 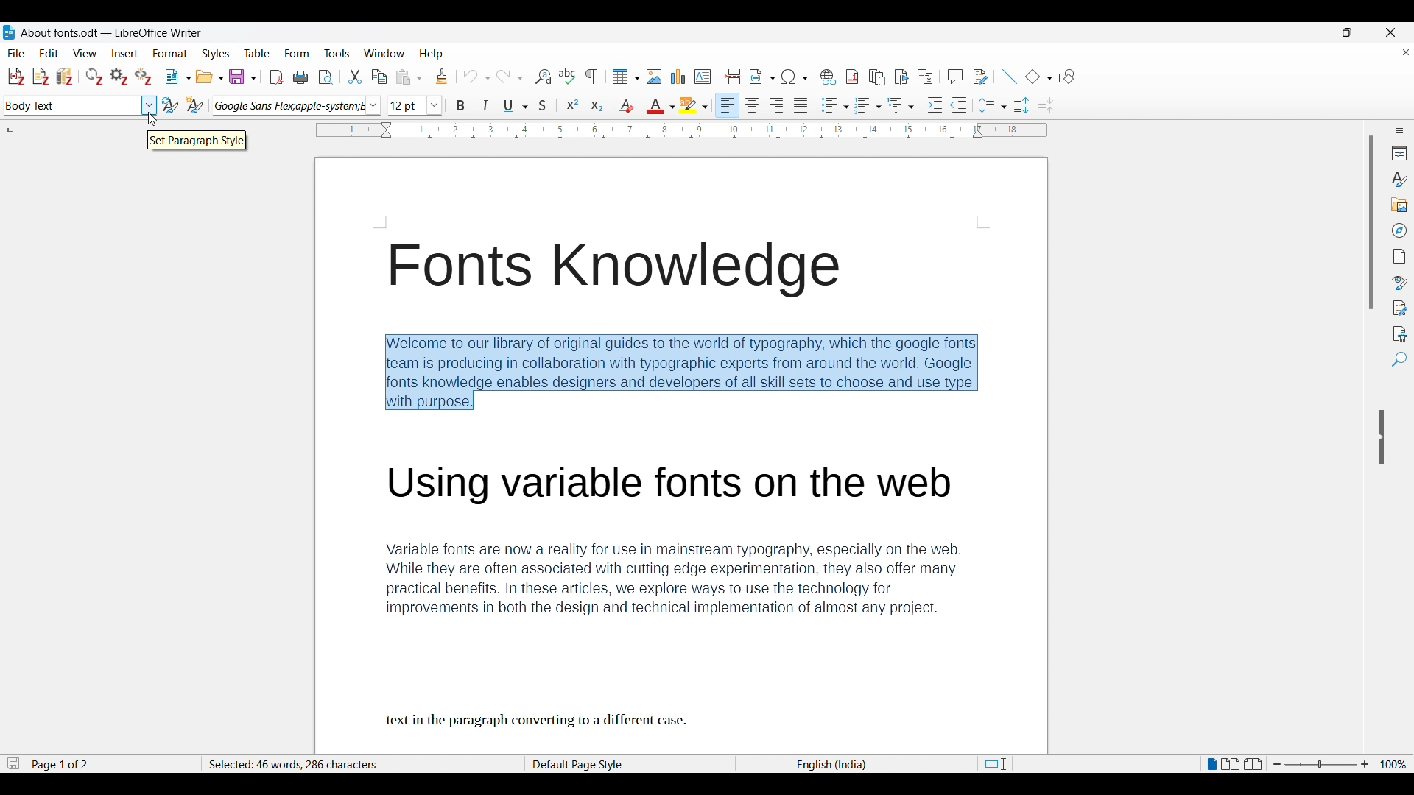 I want to click on Find and replace, so click(x=544, y=77).